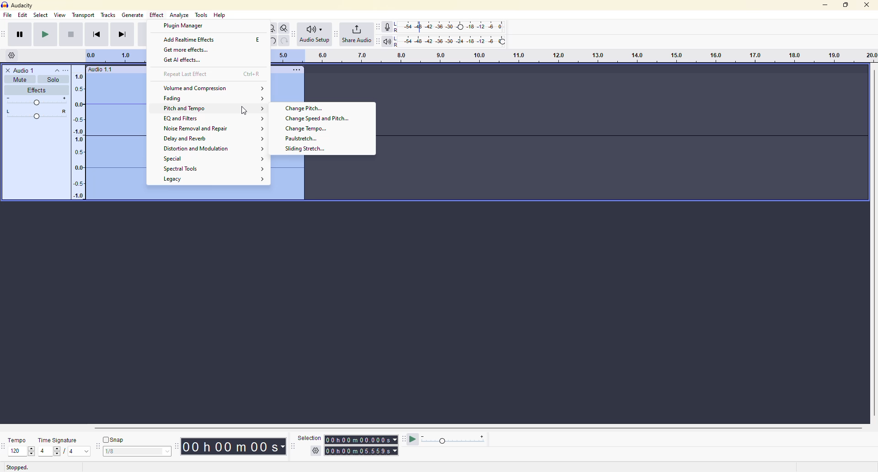 The width and height of the screenshot is (878, 472). I want to click on add realtime effects, so click(189, 40).